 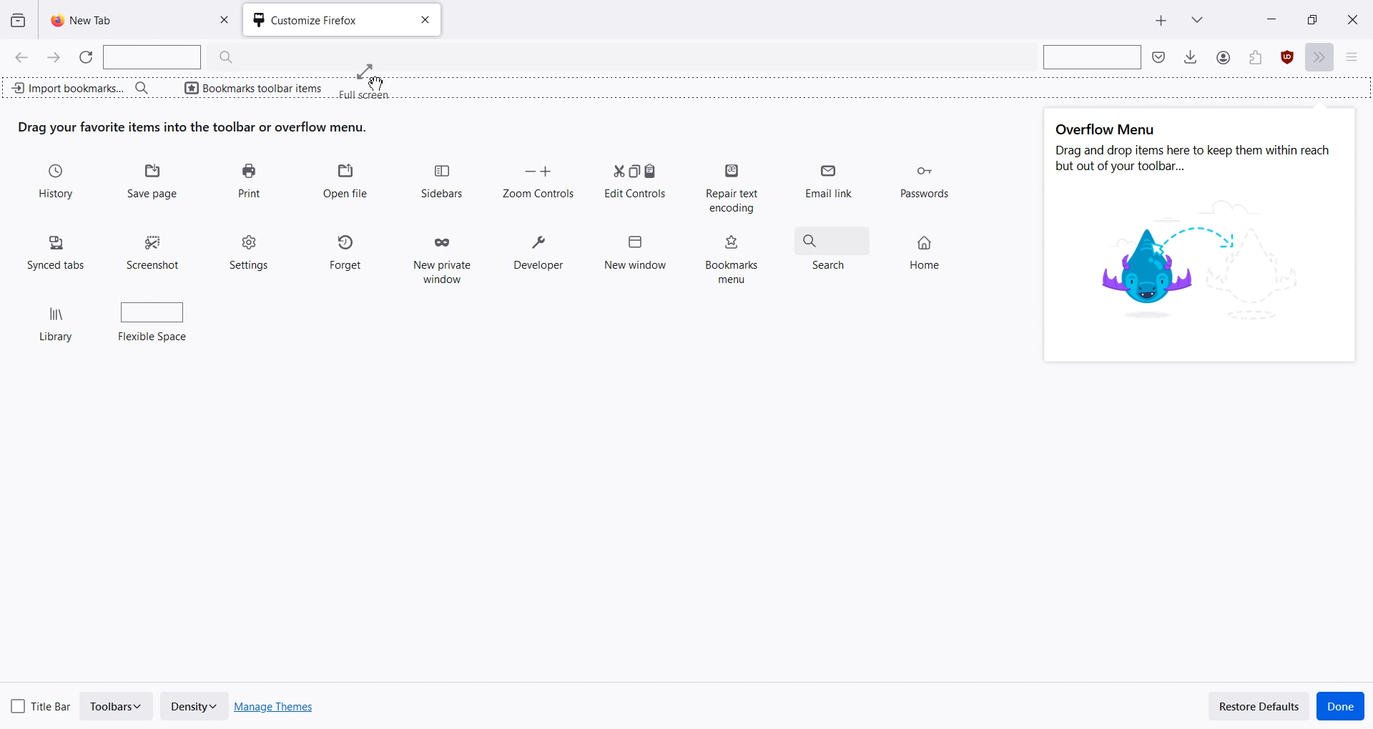 What do you see at coordinates (538, 254) in the screenshot?
I see `Developer` at bounding box center [538, 254].